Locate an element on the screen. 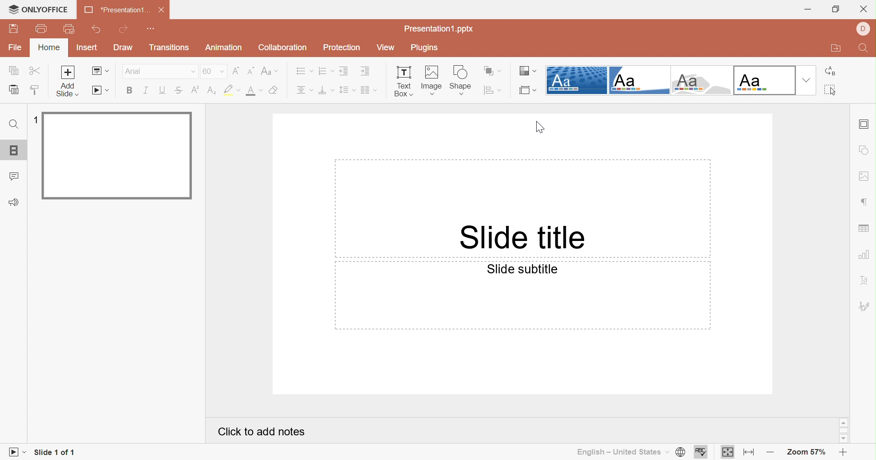 The height and width of the screenshot is (460, 876). Superscript is located at coordinates (194, 89).